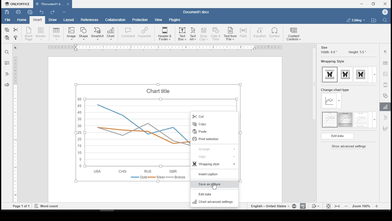 The width and height of the screenshot is (392, 221). I want to click on edit data, so click(215, 195).